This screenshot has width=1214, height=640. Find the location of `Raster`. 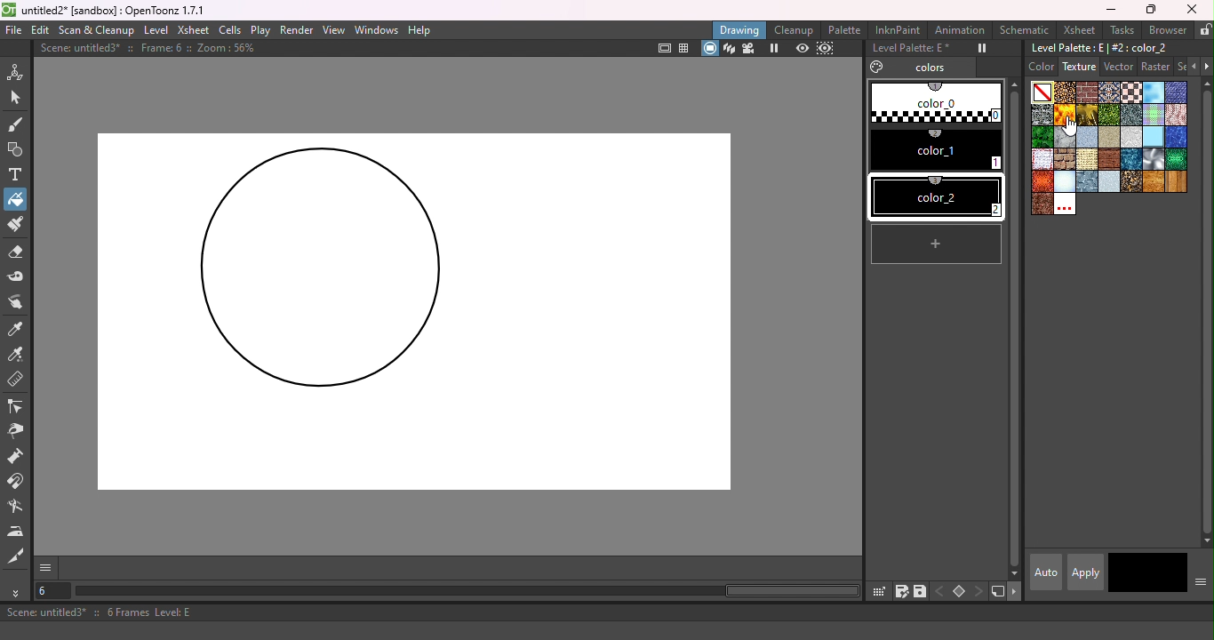

Raster is located at coordinates (1156, 67).